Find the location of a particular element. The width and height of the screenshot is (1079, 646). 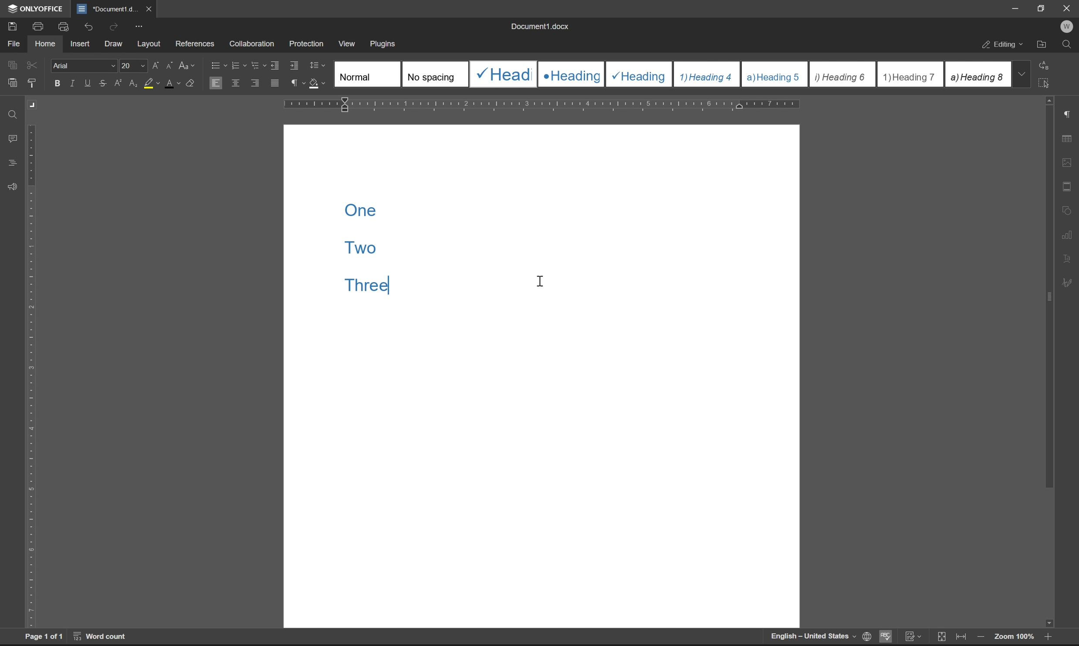

font color is located at coordinates (173, 83).